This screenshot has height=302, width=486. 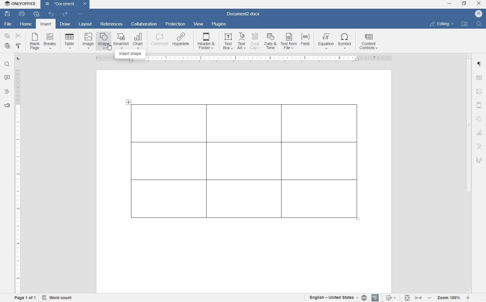 I want to click on shape, so click(x=479, y=119).